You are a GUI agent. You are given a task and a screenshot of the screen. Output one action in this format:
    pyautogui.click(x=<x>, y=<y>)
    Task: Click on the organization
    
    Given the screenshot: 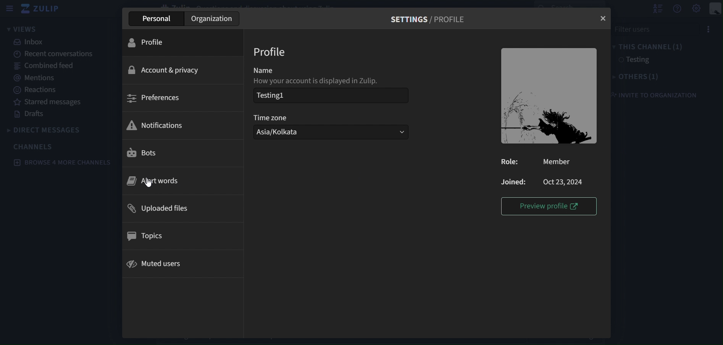 What is the action you would take?
    pyautogui.click(x=214, y=18)
    